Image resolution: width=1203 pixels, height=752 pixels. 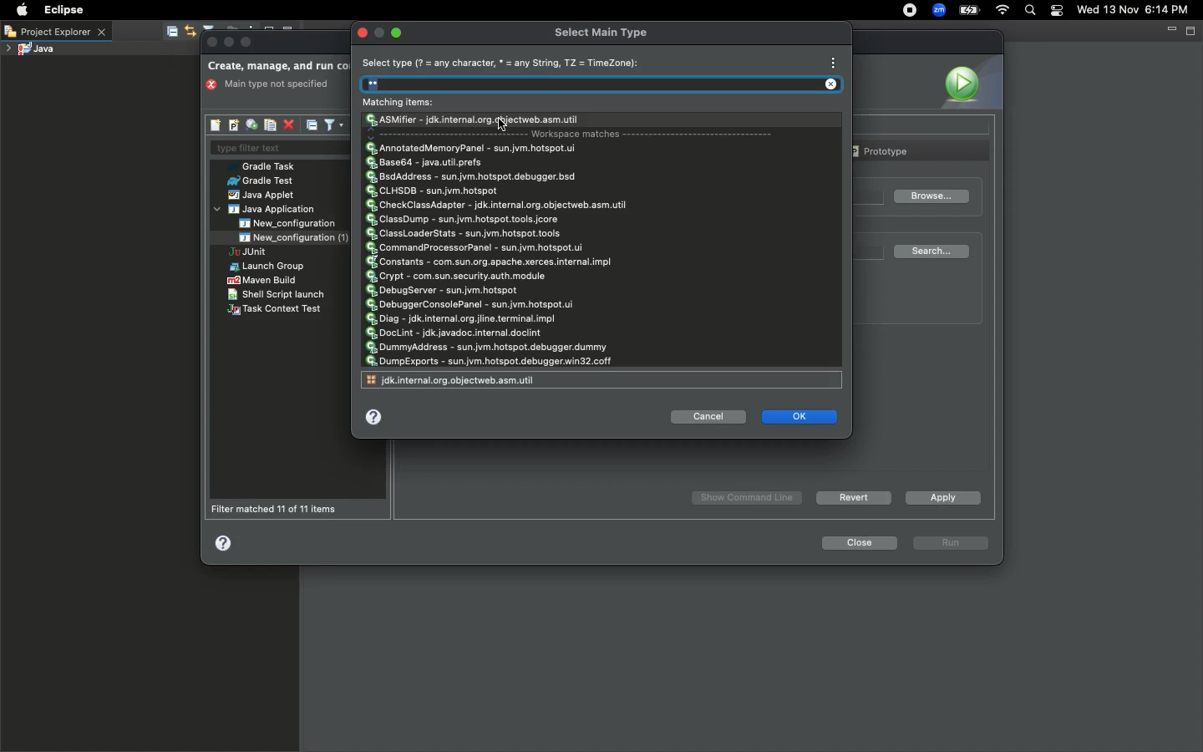 What do you see at coordinates (1001, 12) in the screenshot?
I see `Internet` at bounding box center [1001, 12].